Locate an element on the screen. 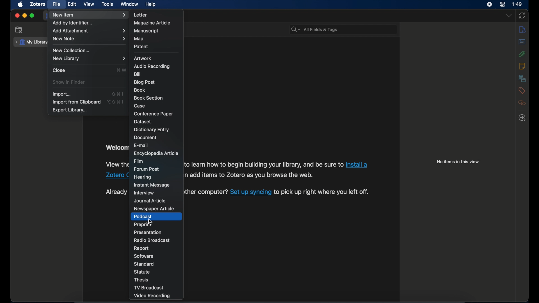 Image resolution: width=539 pixels, height=303 pixels. statue is located at coordinates (142, 272).